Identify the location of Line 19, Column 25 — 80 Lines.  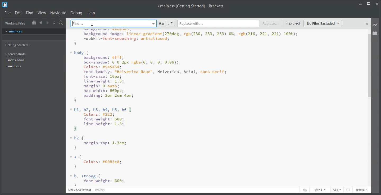
(86, 189).